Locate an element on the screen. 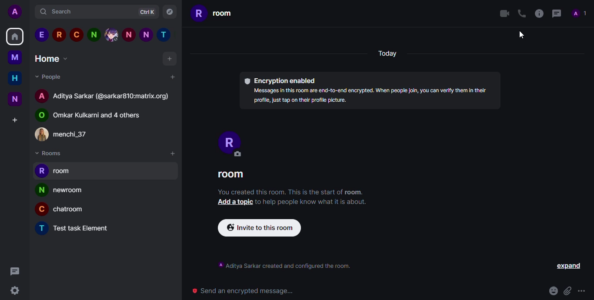  CtrlK is located at coordinates (148, 13).